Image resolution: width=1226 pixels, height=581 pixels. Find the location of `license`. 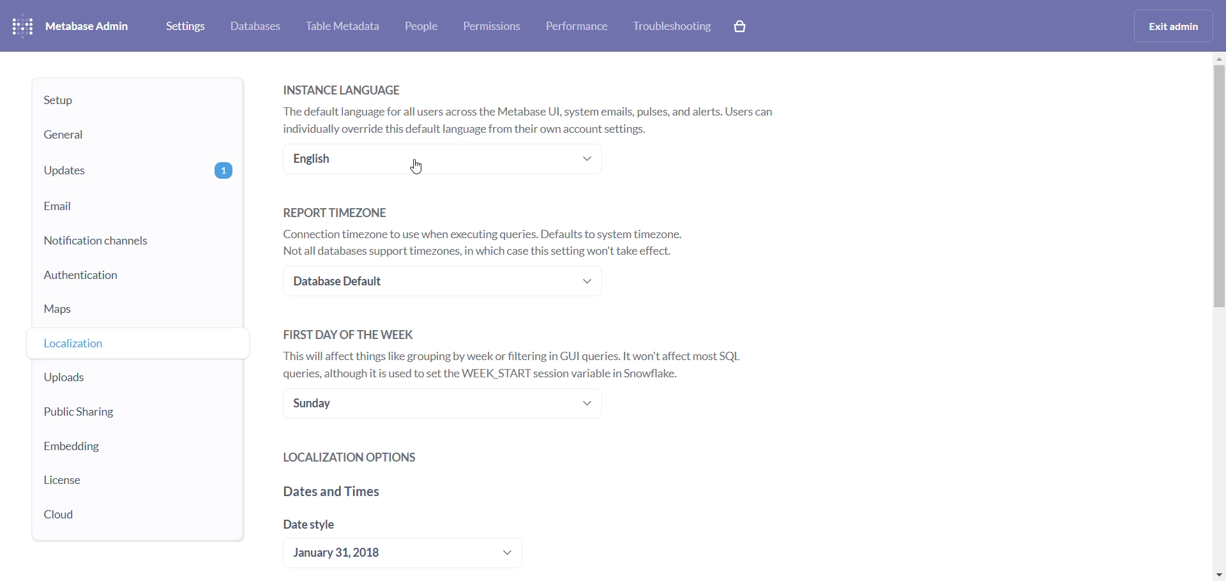

license is located at coordinates (125, 481).